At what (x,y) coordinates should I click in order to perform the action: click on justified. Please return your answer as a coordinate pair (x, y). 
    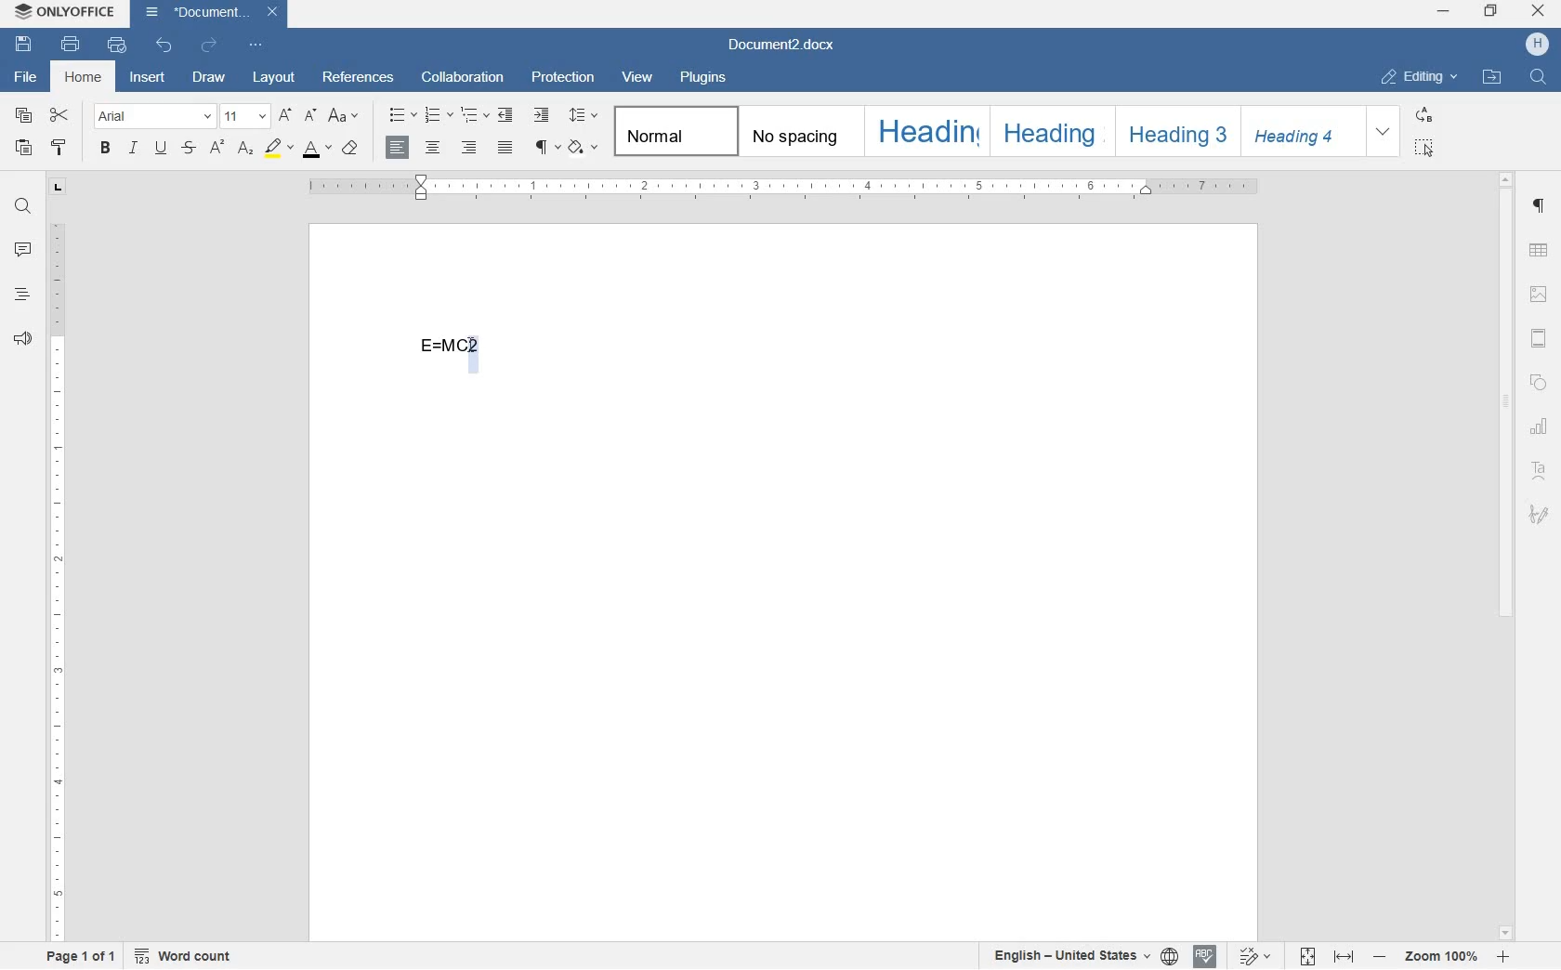
    Looking at the image, I should click on (506, 146).